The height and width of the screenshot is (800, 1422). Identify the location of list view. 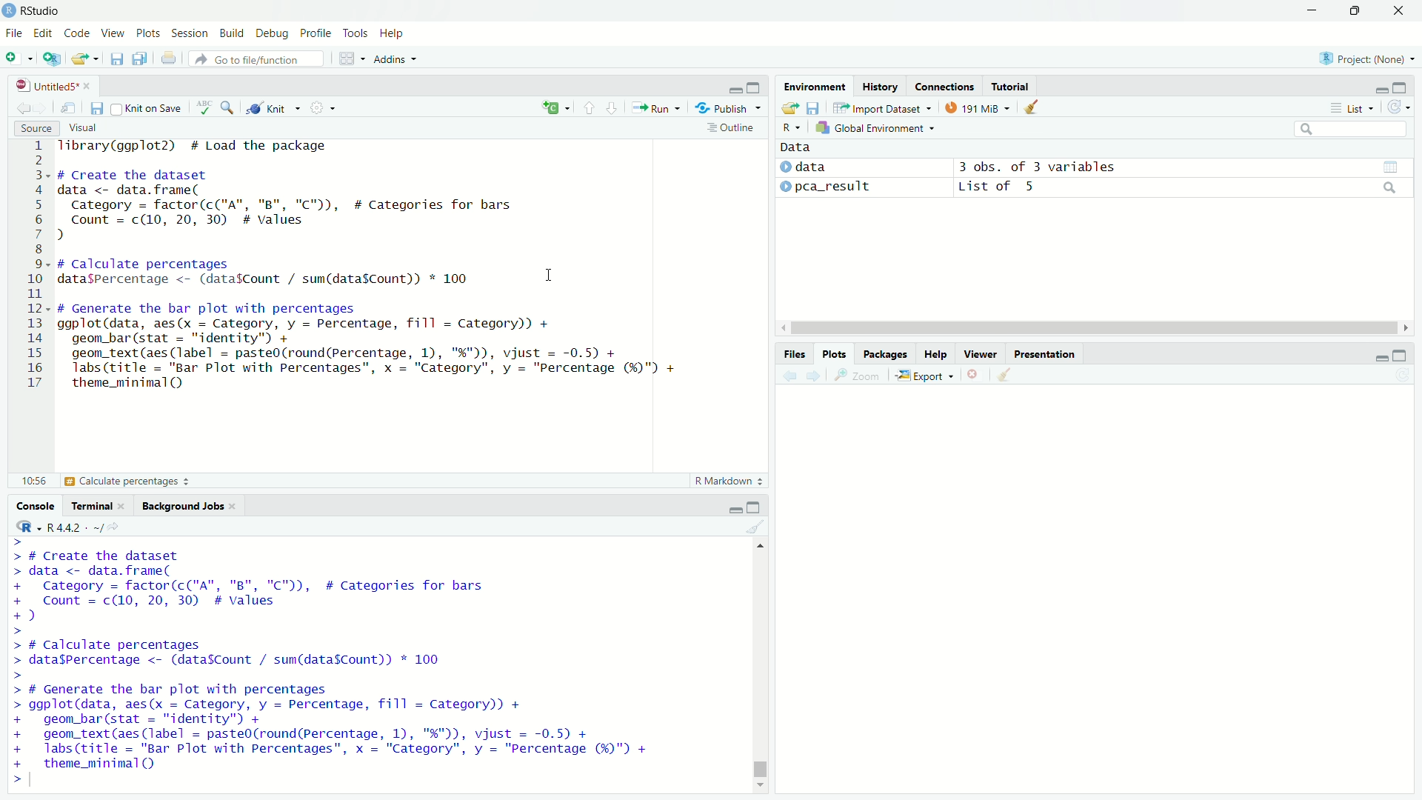
(1351, 108).